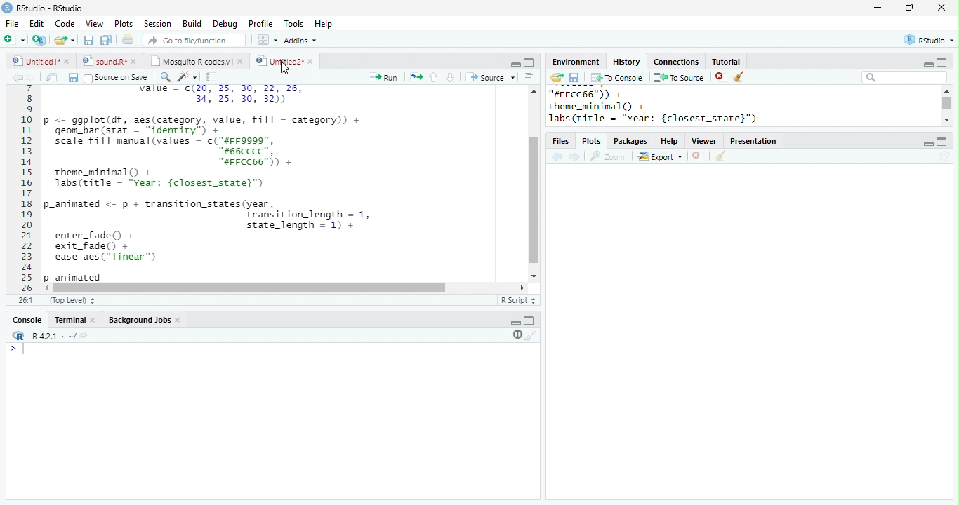  I want to click on value = c(20, 25, 30, 22, 26,
34, 25, 30, 32), so click(232, 96).